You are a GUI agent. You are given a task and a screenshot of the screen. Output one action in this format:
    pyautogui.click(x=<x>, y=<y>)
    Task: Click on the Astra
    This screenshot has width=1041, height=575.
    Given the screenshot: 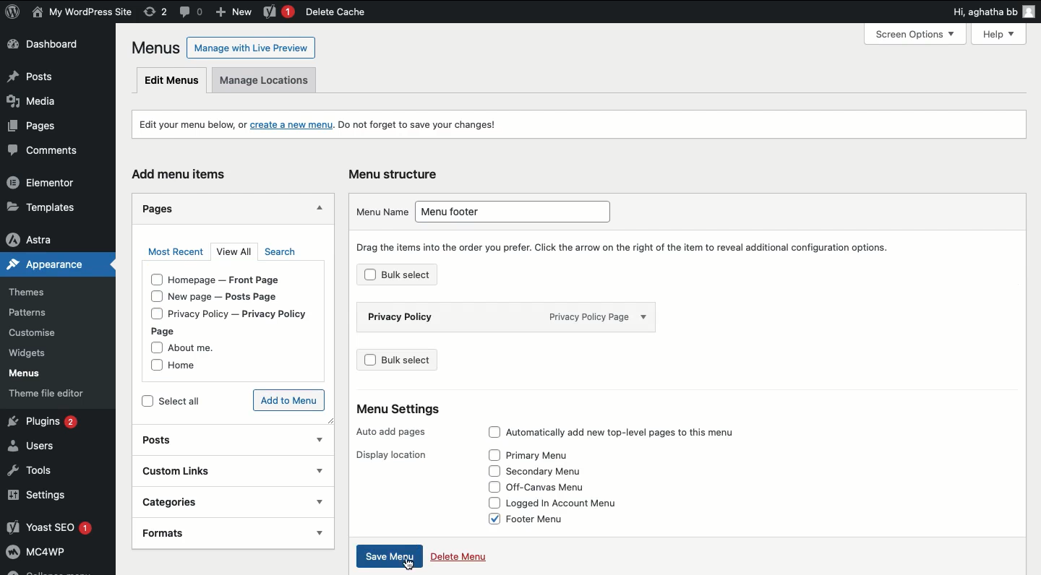 What is the action you would take?
    pyautogui.click(x=51, y=239)
    